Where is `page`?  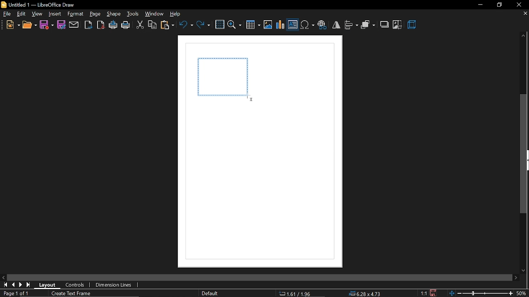 page is located at coordinates (95, 14).